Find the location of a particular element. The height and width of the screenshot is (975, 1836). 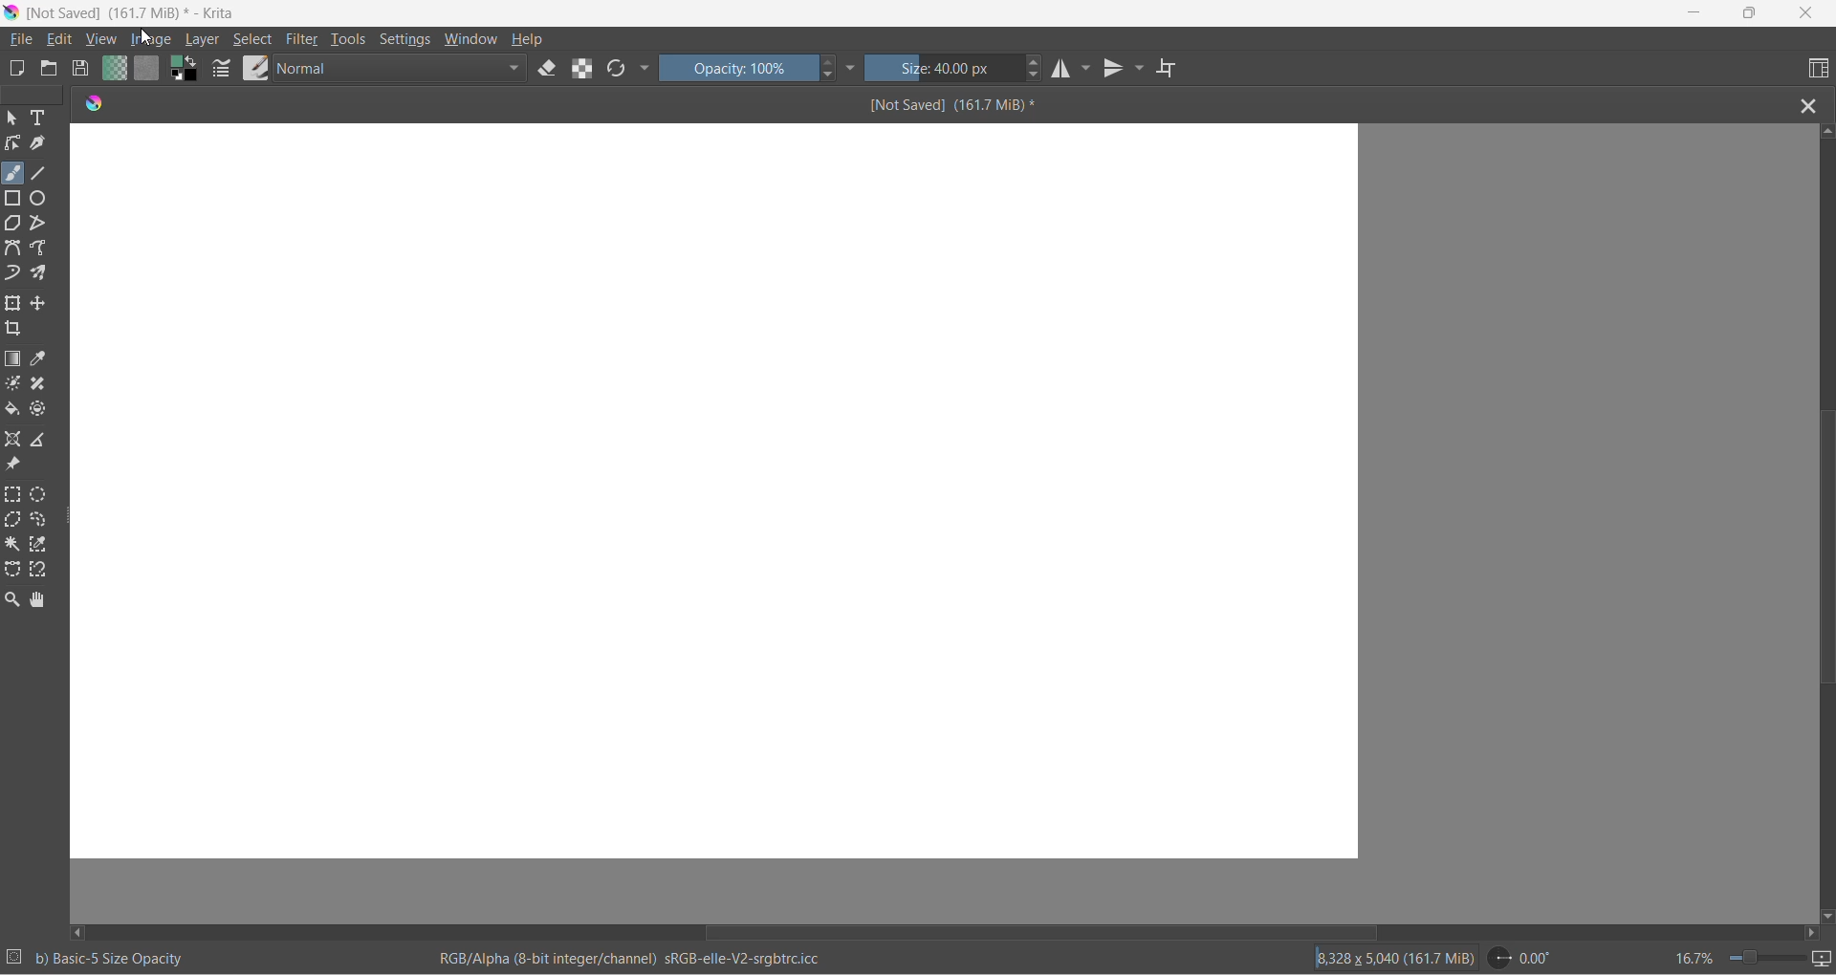

scroll right button is located at coordinates (1809, 933).